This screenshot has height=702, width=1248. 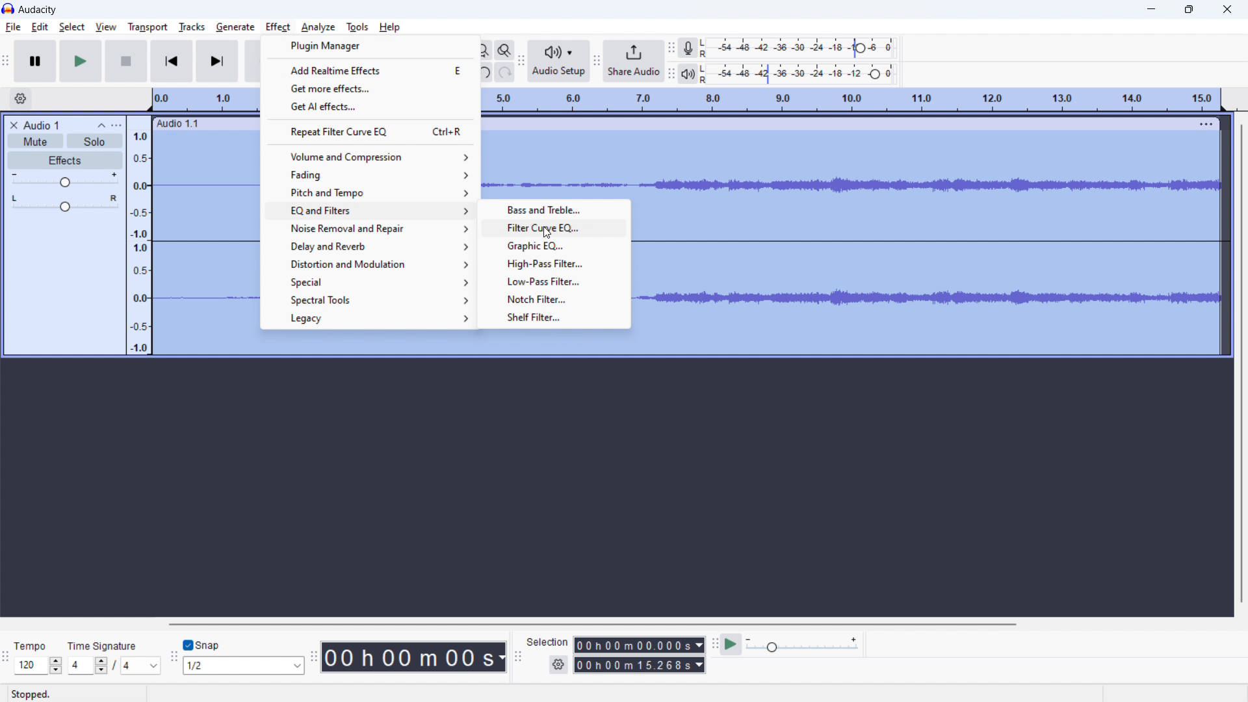 What do you see at coordinates (370, 157) in the screenshot?
I see `volume and compression` at bounding box center [370, 157].